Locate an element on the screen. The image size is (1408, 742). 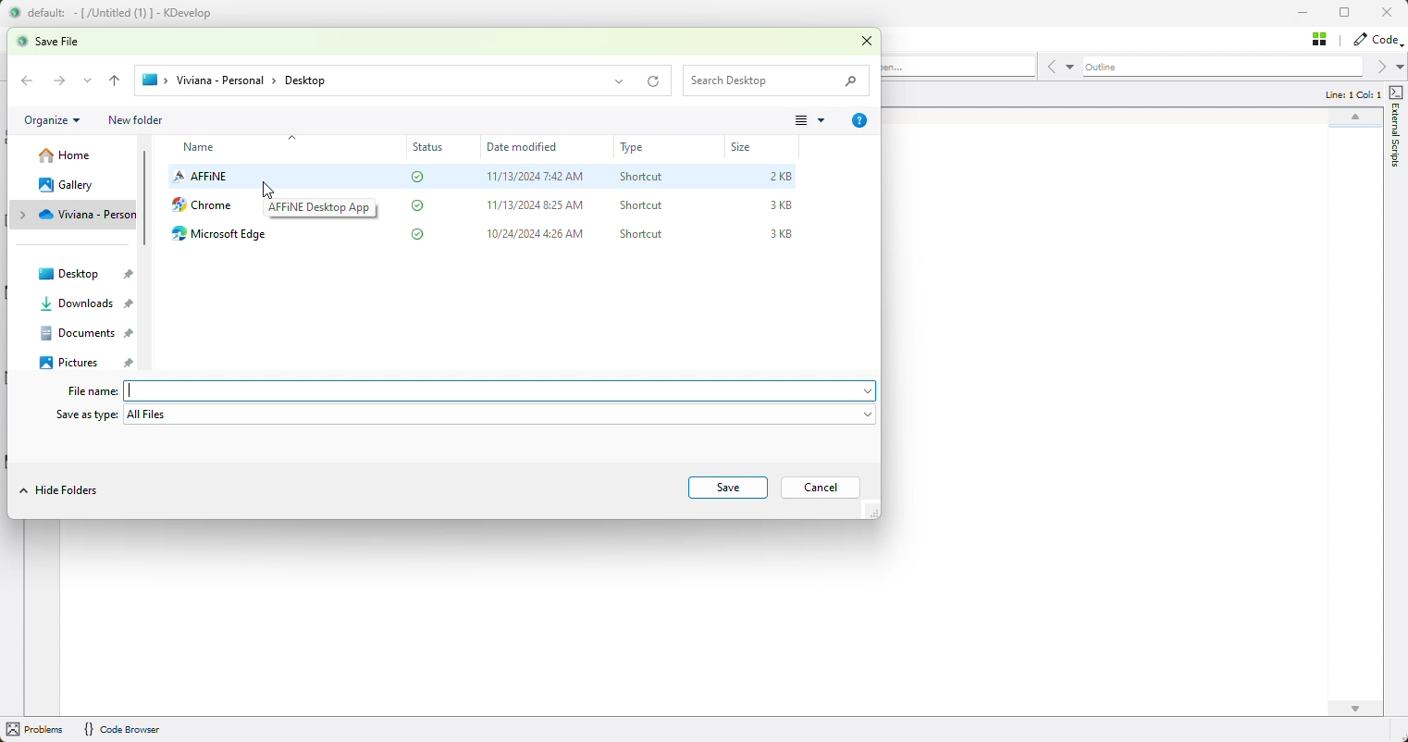
status is located at coordinates (432, 148).